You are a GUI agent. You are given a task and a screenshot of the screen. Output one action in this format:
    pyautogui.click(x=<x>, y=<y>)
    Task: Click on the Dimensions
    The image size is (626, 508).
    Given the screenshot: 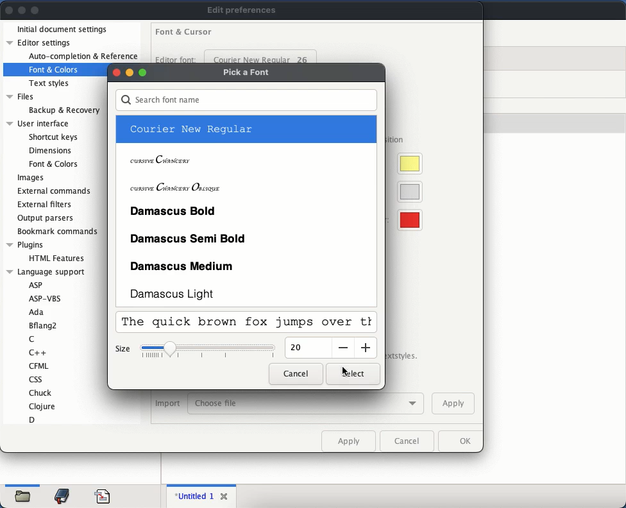 What is the action you would take?
    pyautogui.click(x=51, y=151)
    